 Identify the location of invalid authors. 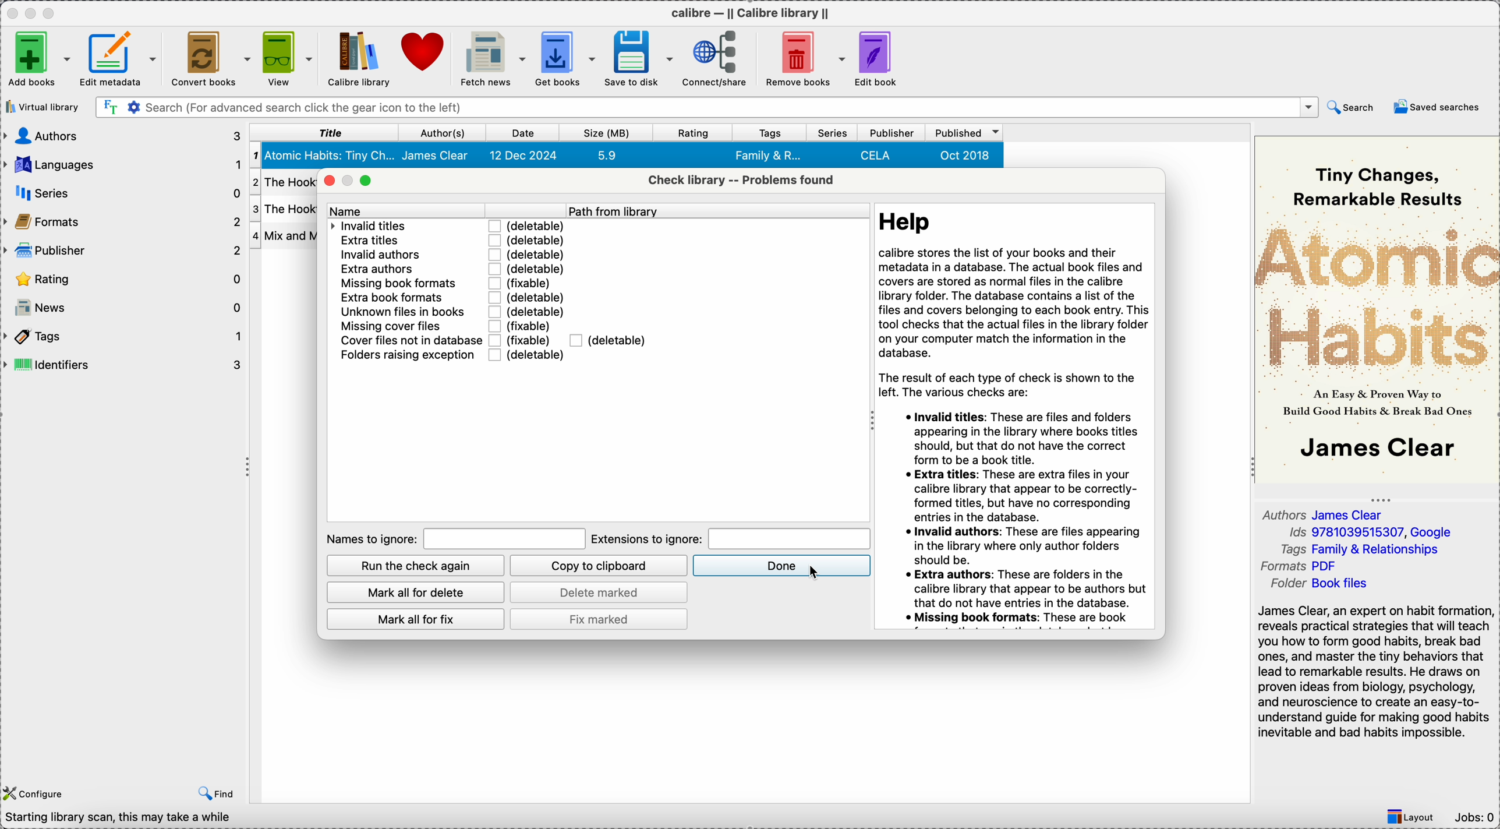
(392, 253).